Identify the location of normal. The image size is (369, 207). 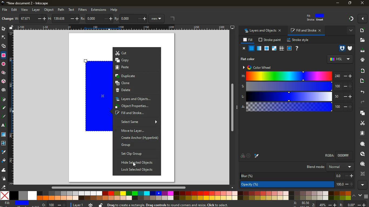
(251, 48).